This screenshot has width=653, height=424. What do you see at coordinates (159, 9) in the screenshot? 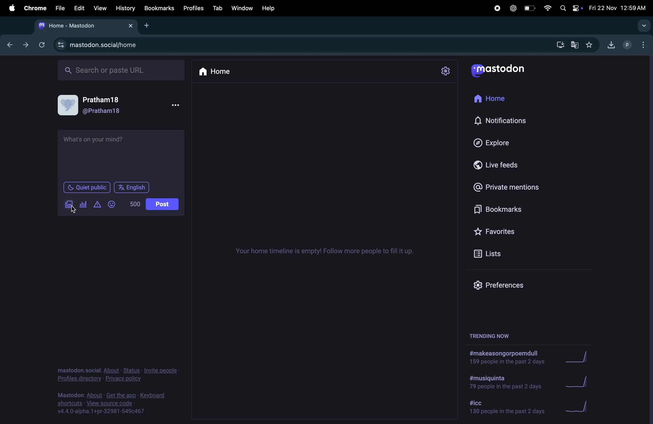
I see `book marks` at bounding box center [159, 9].